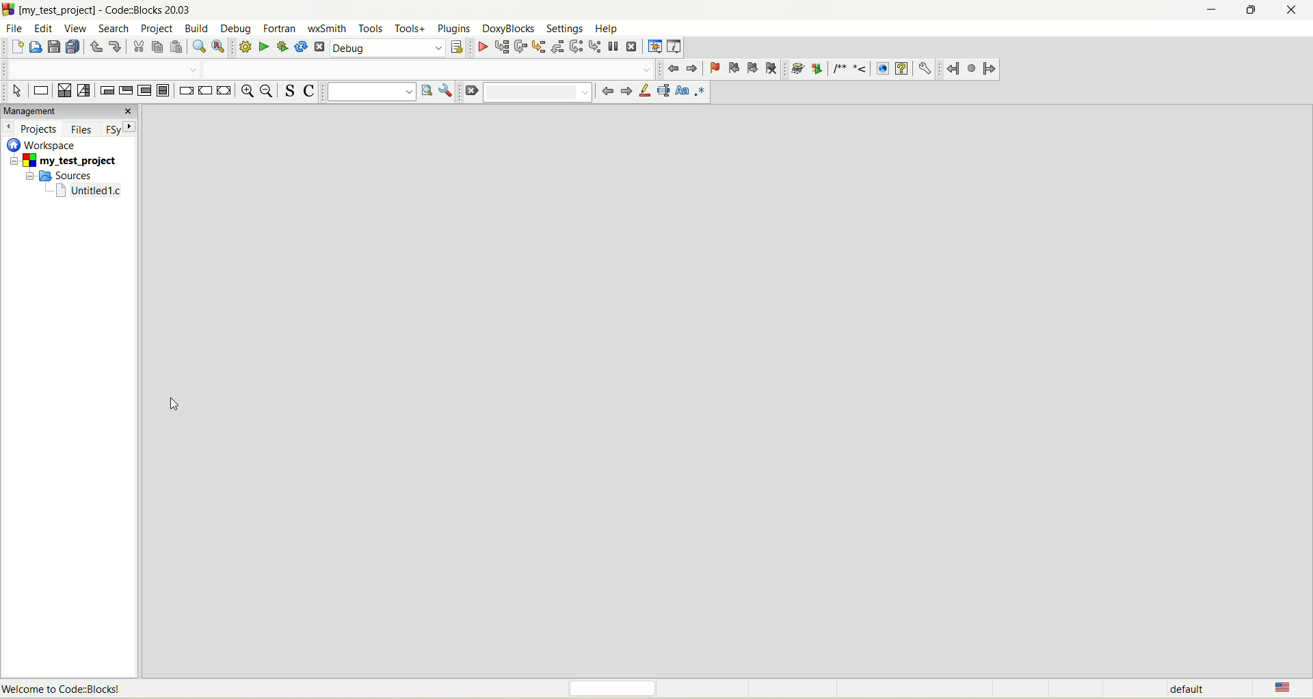 Image resolution: width=1313 pixels, height=699 pixels. What do you see at coordinates (245, 47) in the screenshot?
I see `build` at bounding box center [245, 47].